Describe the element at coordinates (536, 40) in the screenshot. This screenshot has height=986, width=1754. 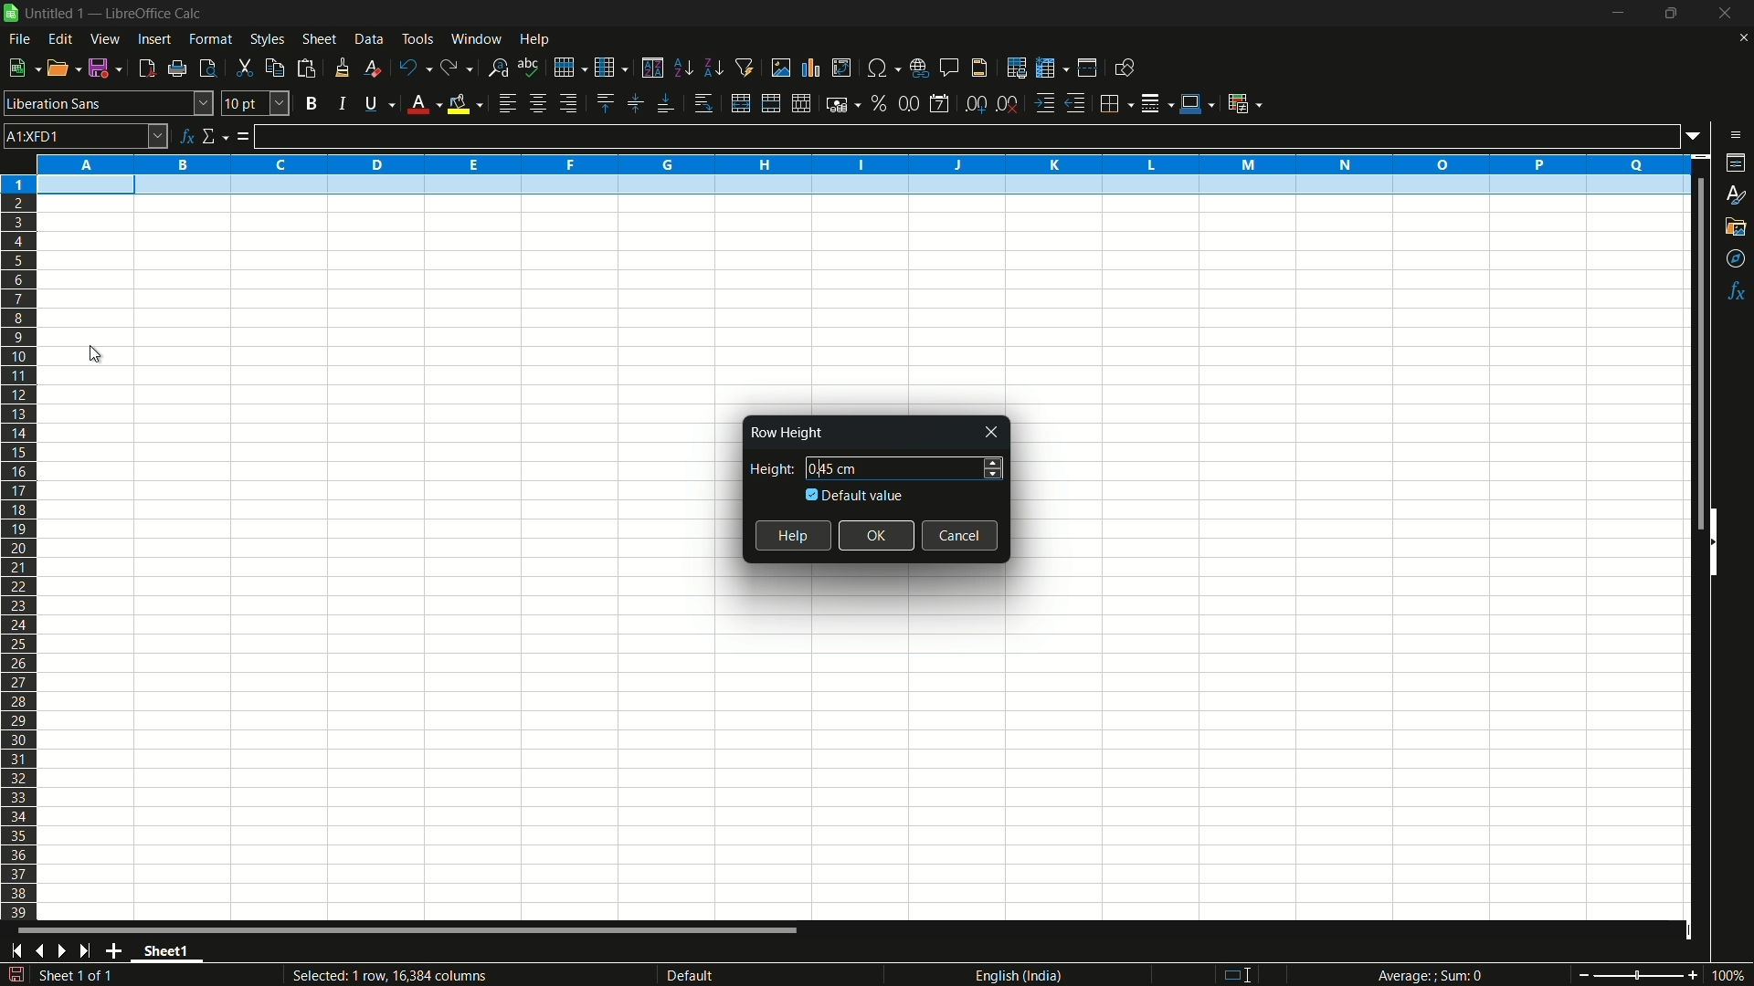
I see `help menu` at that location.